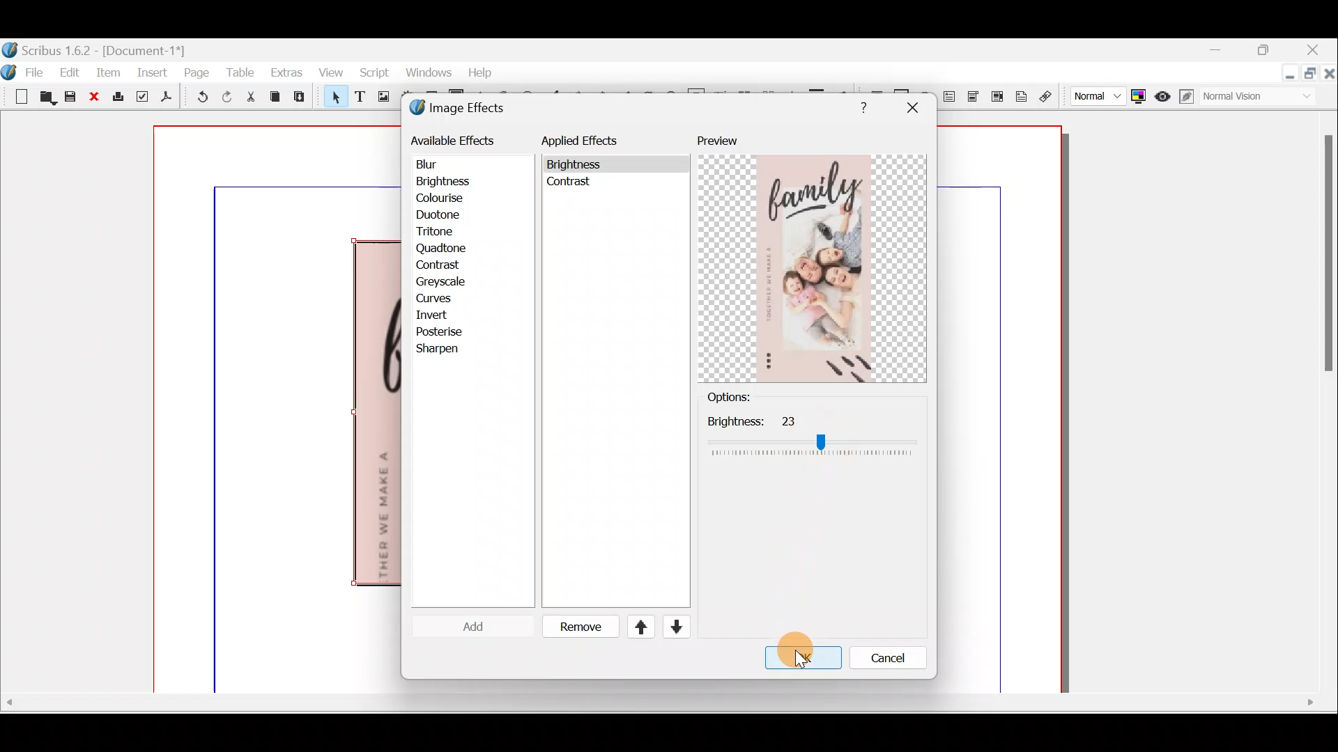  I want to click on Script, so click(374, 75).